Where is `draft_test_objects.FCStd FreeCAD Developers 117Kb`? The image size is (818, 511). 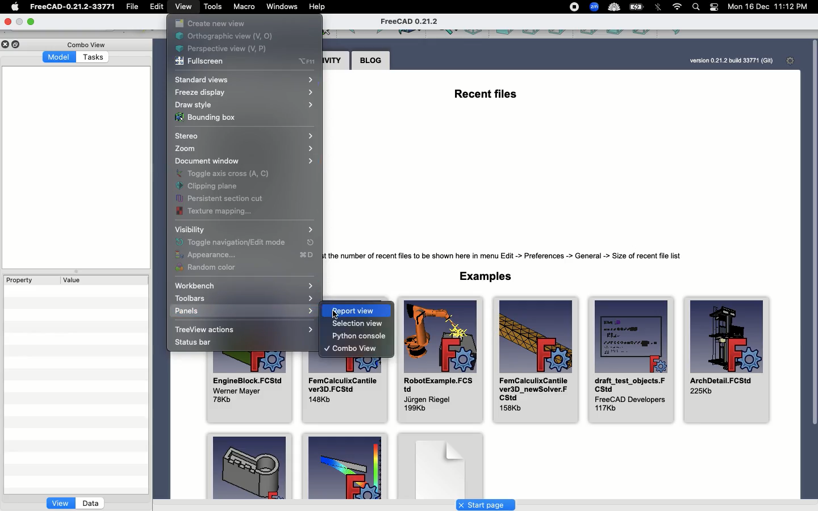 draft_test_objects.FCStd FreeCAD Developers 117Kb is located at coordinates (630, 362).